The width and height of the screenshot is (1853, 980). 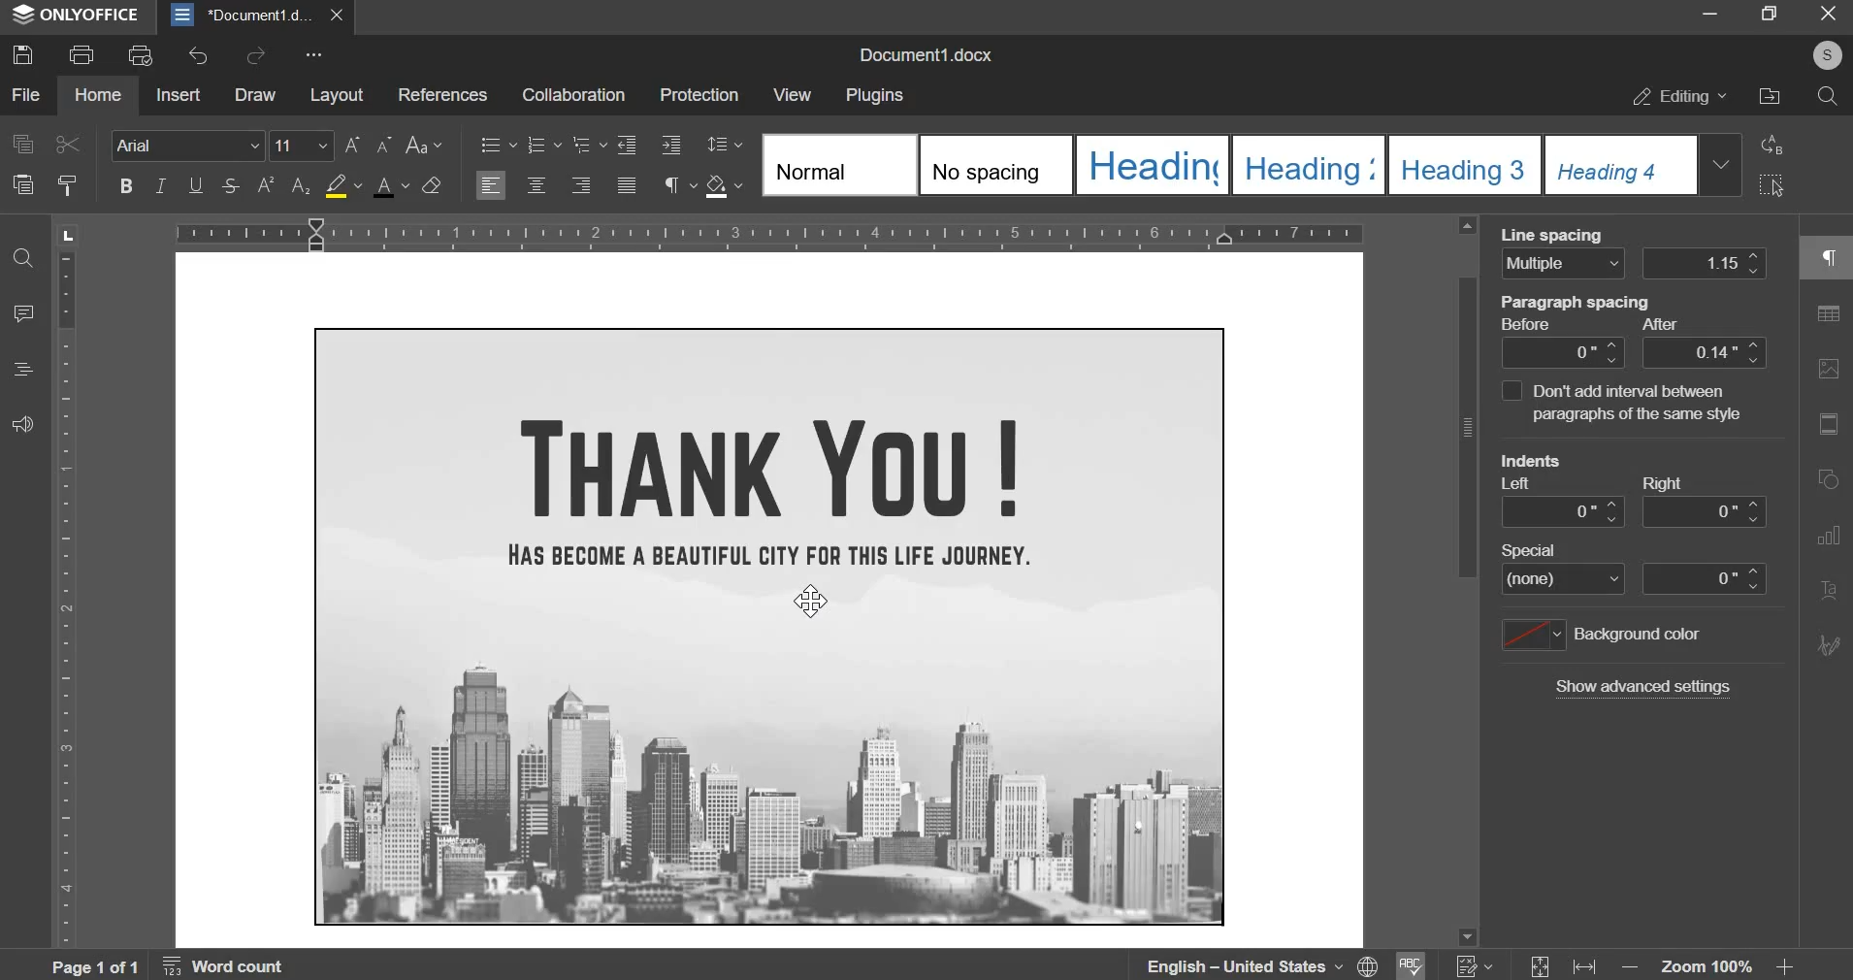 What do you see at coordinates (344, 184) in the screenshot?
I see `fill color` at bounding box center [344, 184].